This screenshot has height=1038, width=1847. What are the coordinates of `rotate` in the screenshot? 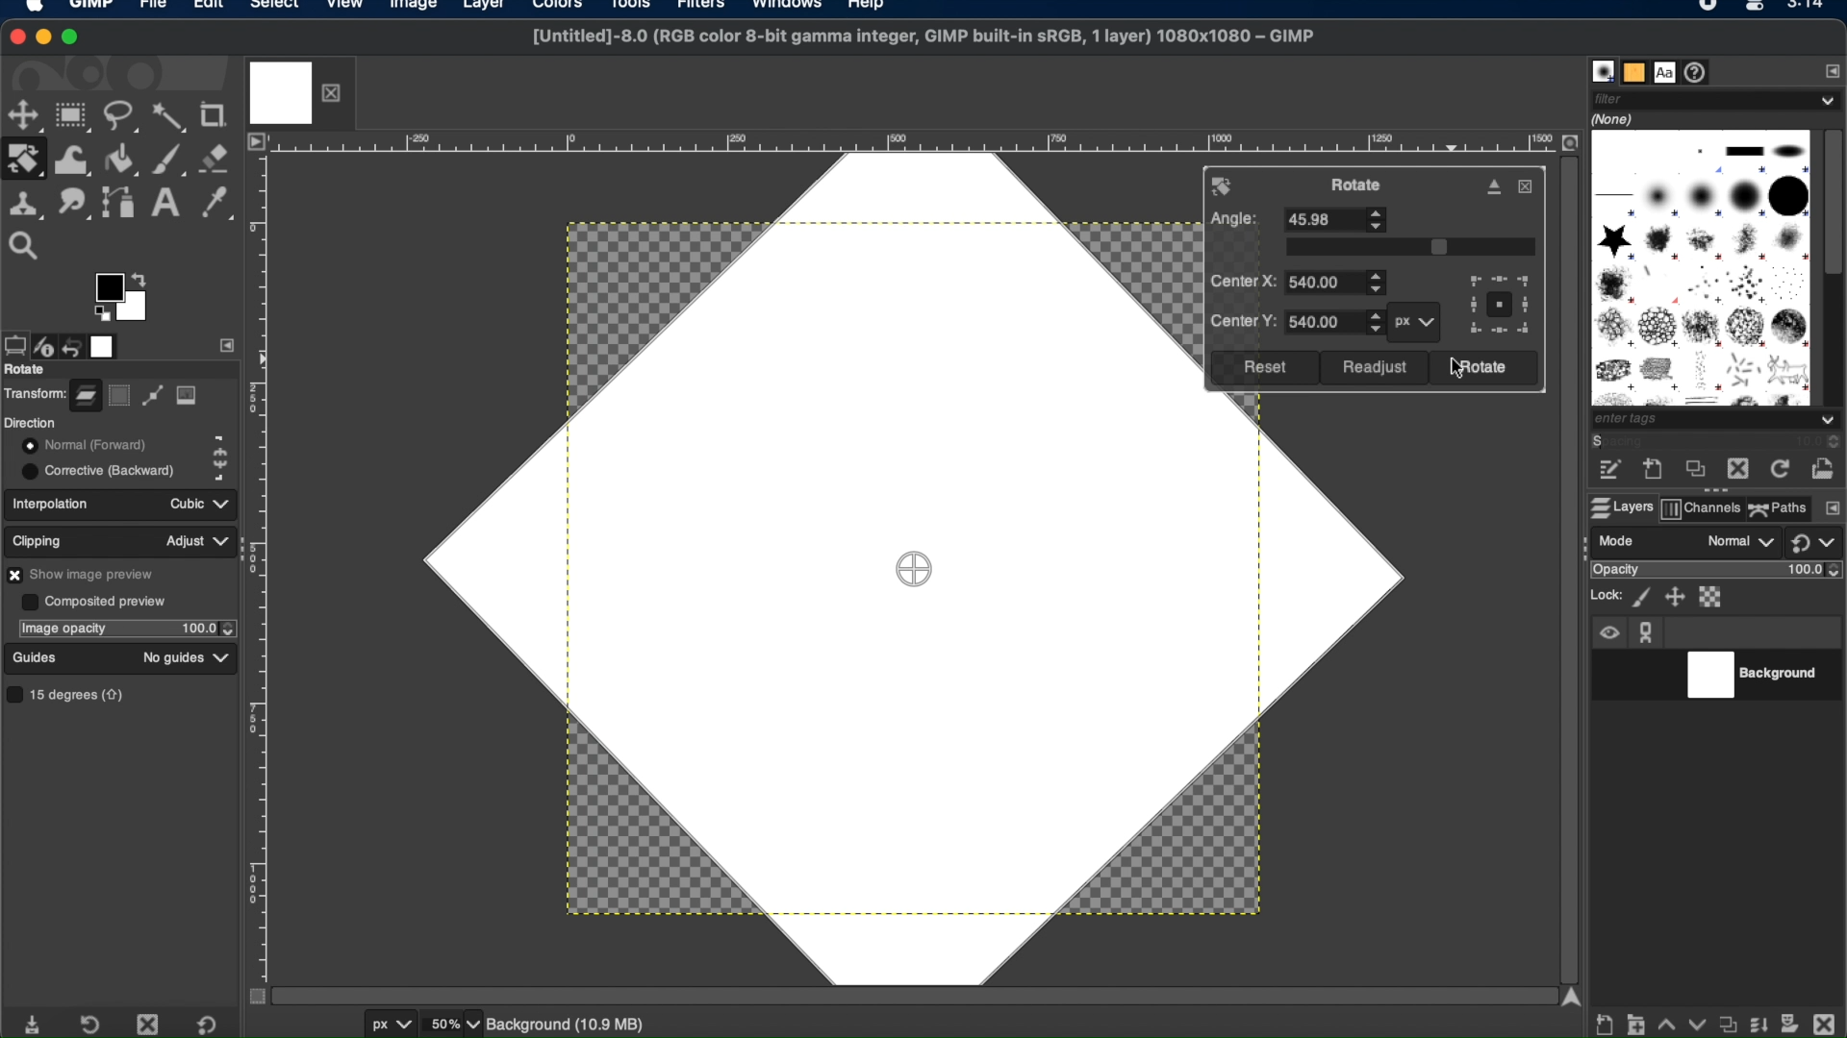 It's located at (1225, 186).